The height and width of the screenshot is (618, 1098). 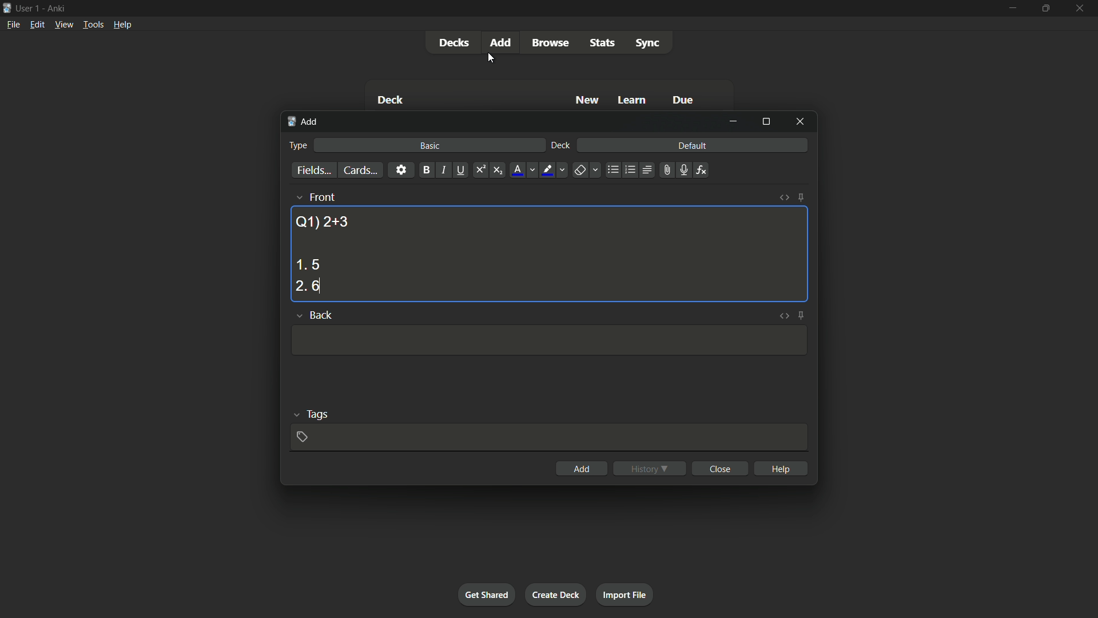 I want to click on attach file, so click(x=666, y=170).